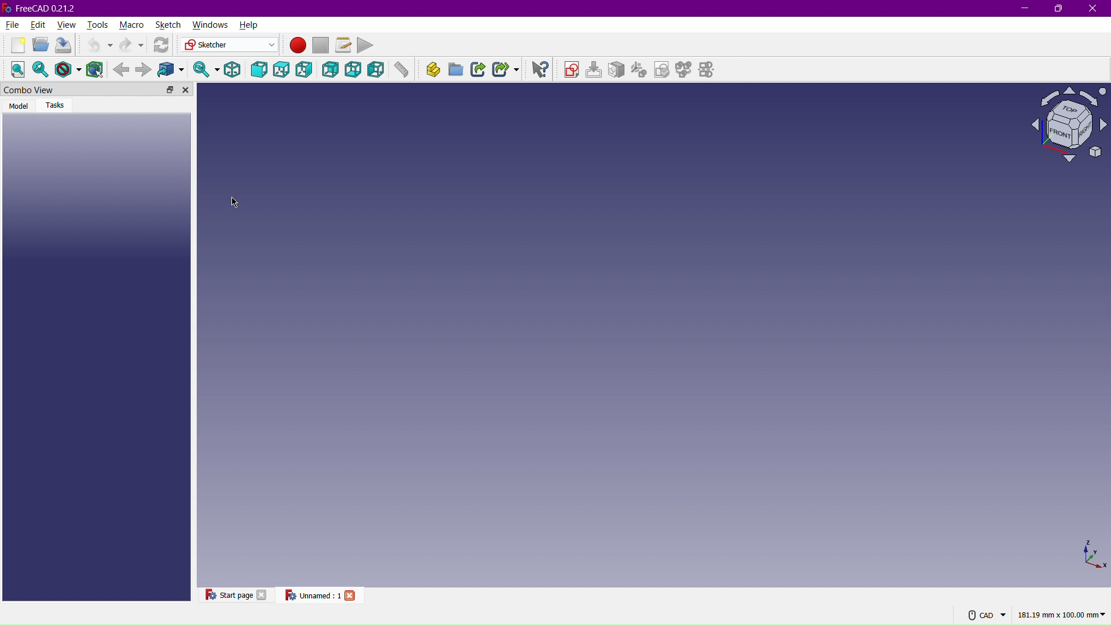  Describe the element at coordinates (131, 24) in the screenshot. I see `Macro` at that location.